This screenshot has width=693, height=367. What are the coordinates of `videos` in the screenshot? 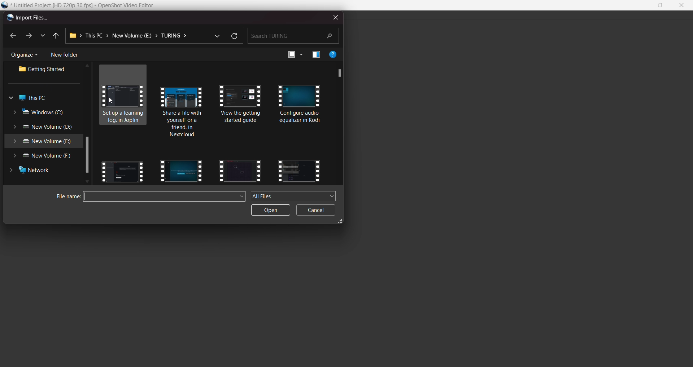 It's located at (243, 110).